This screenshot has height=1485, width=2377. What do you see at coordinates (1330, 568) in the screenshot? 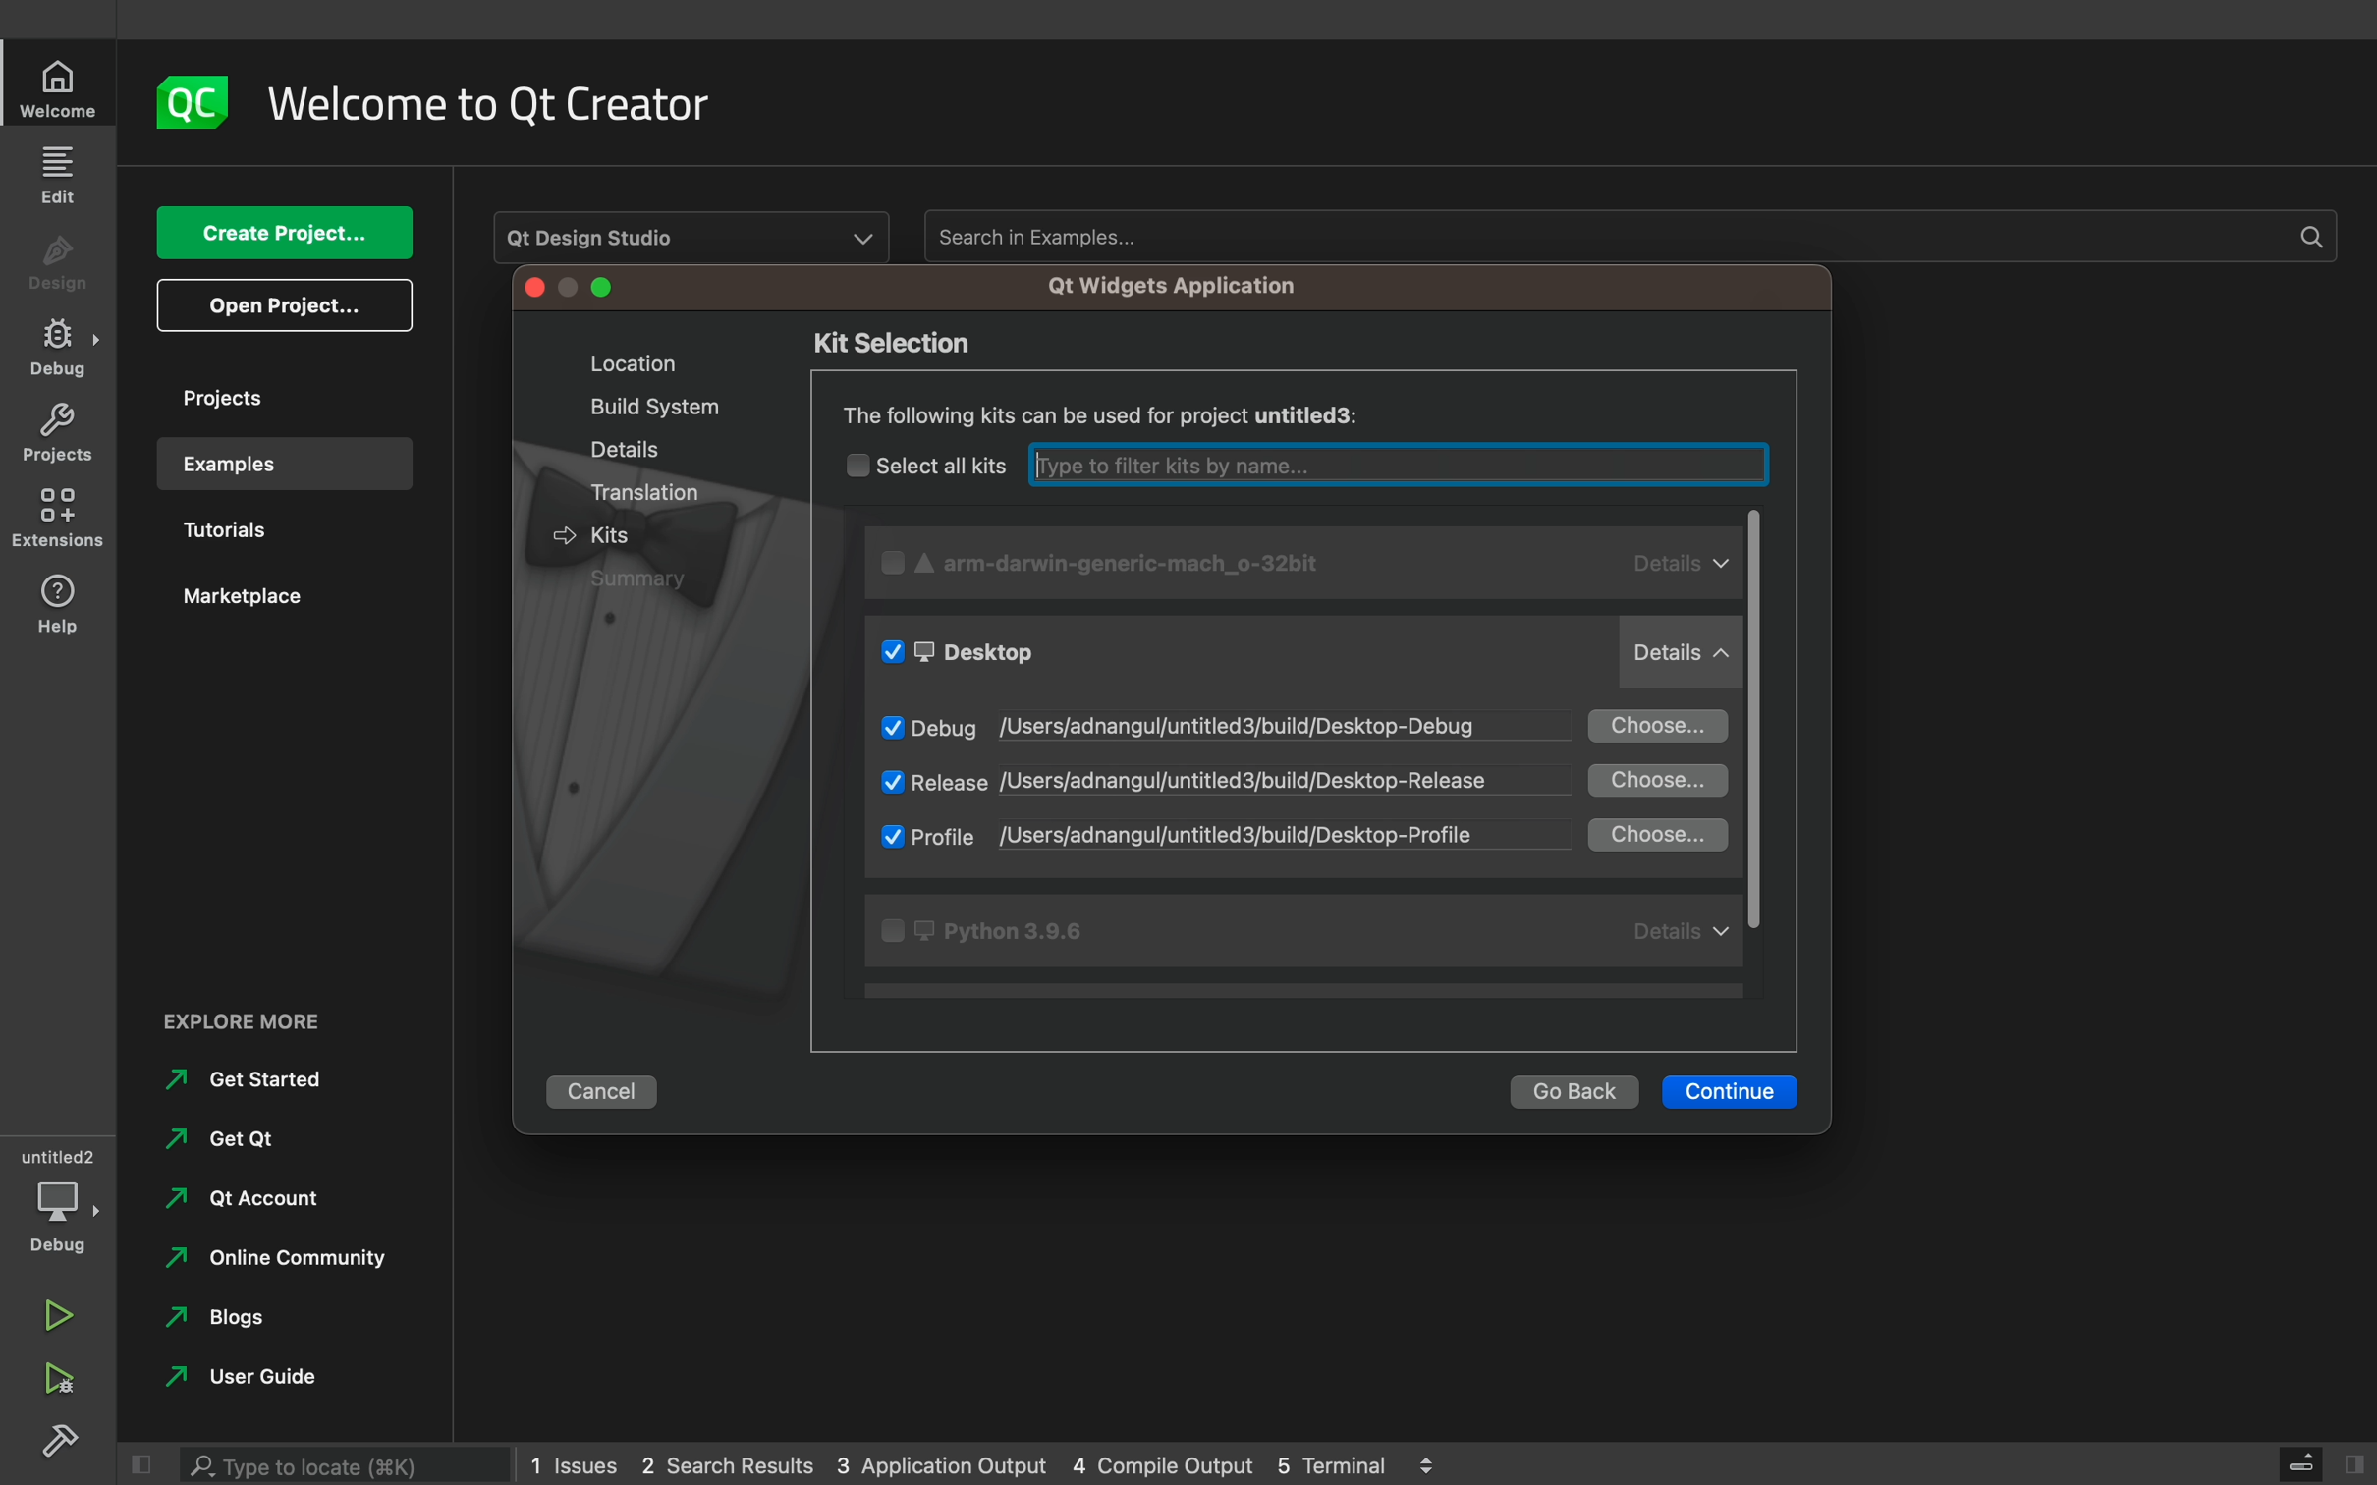
I see `arm-darwin-generic-mach_e-32bit: details dropdown` at bounding box center [1330, 568].